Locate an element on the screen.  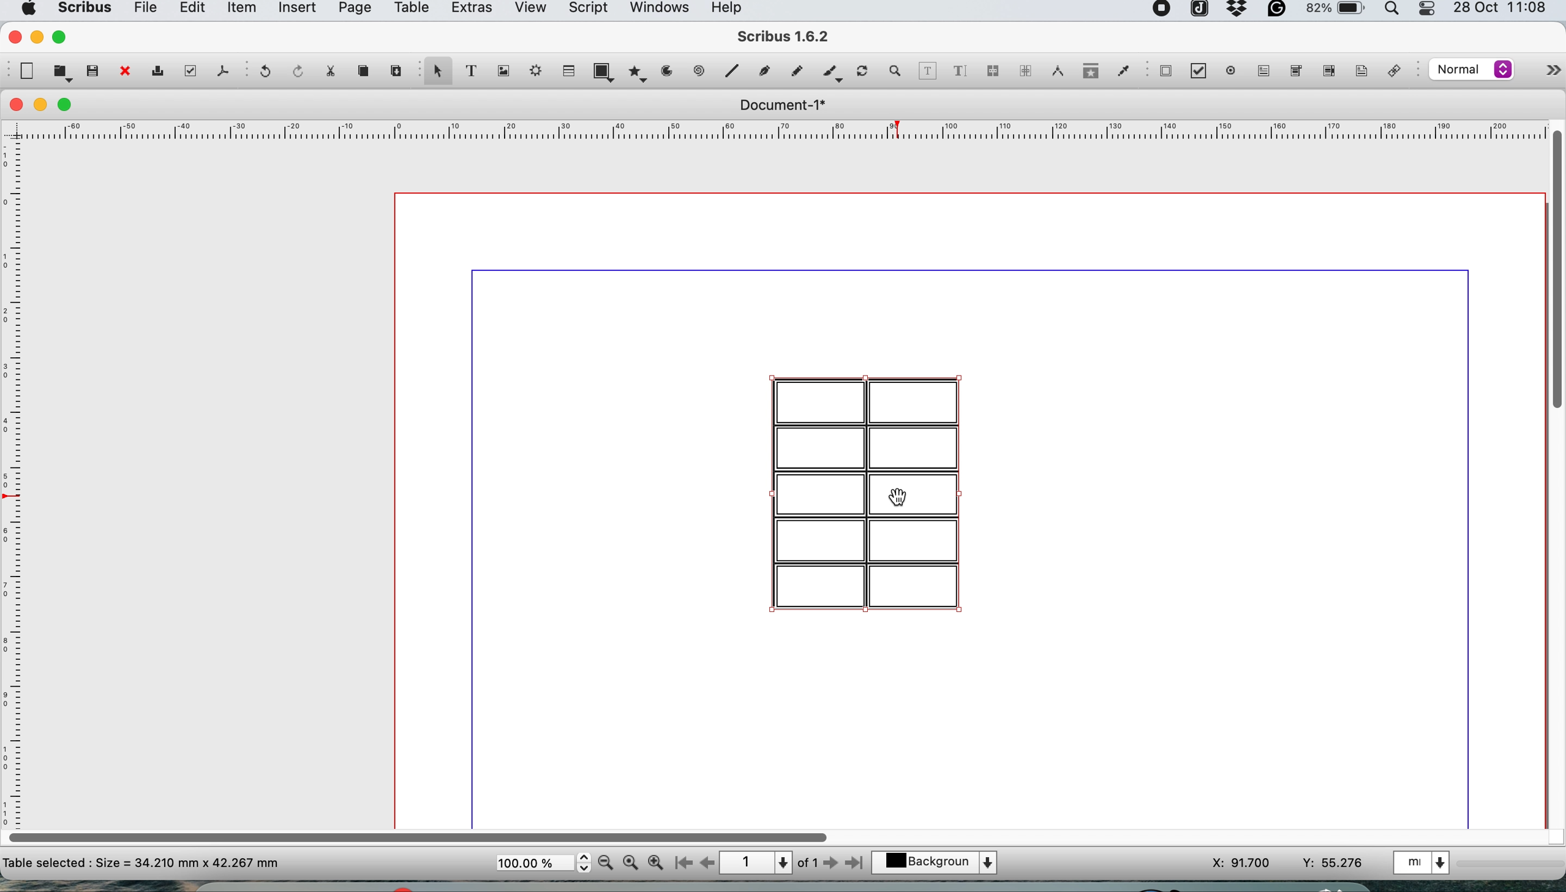
document 1 is located at coordinates (781, 105).